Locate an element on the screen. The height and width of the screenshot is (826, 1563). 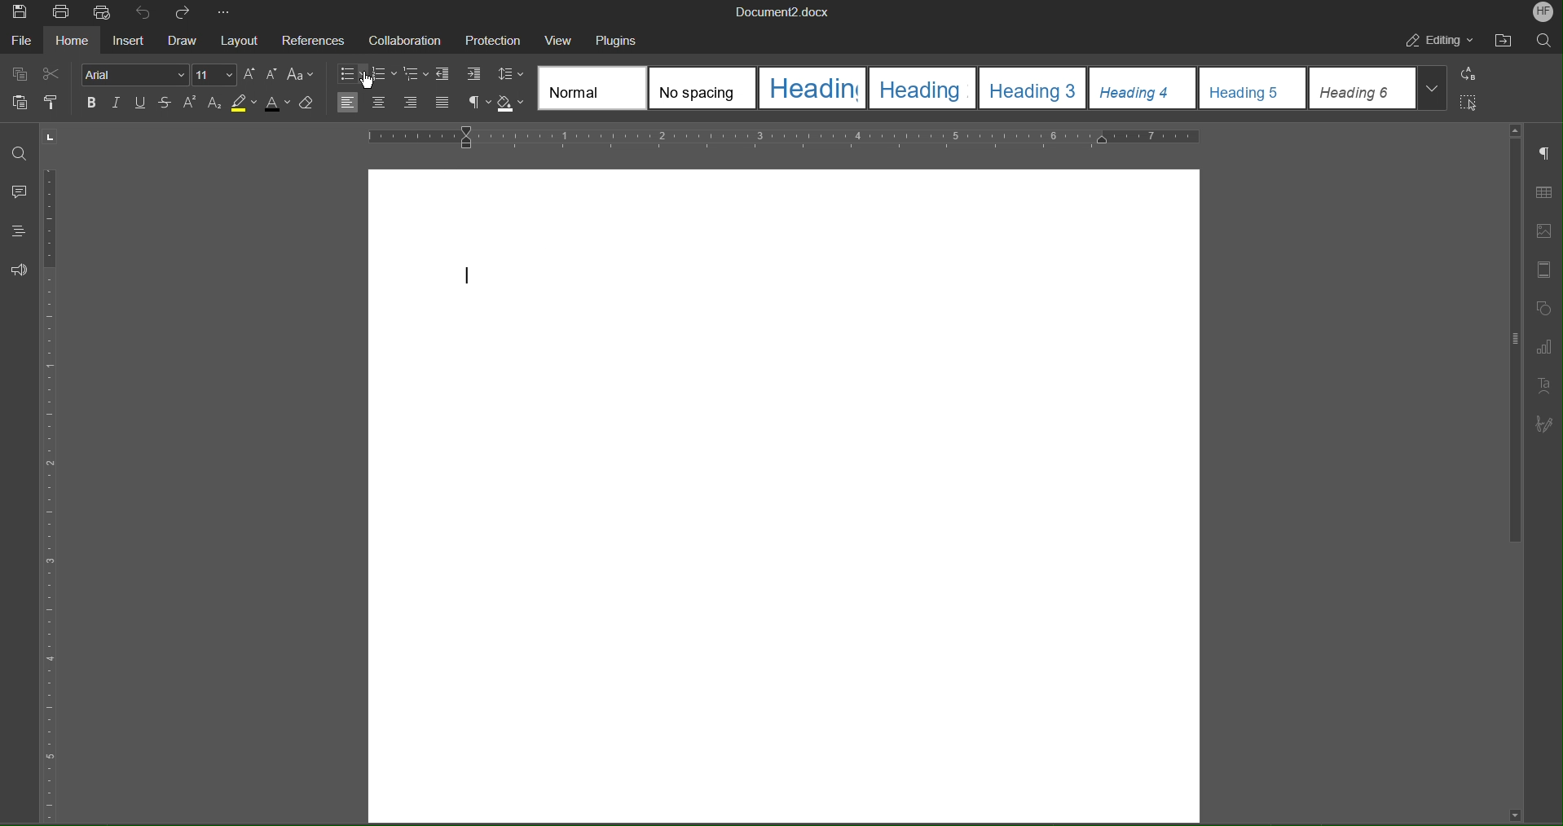
Search is located at coordinates (1543, 39).